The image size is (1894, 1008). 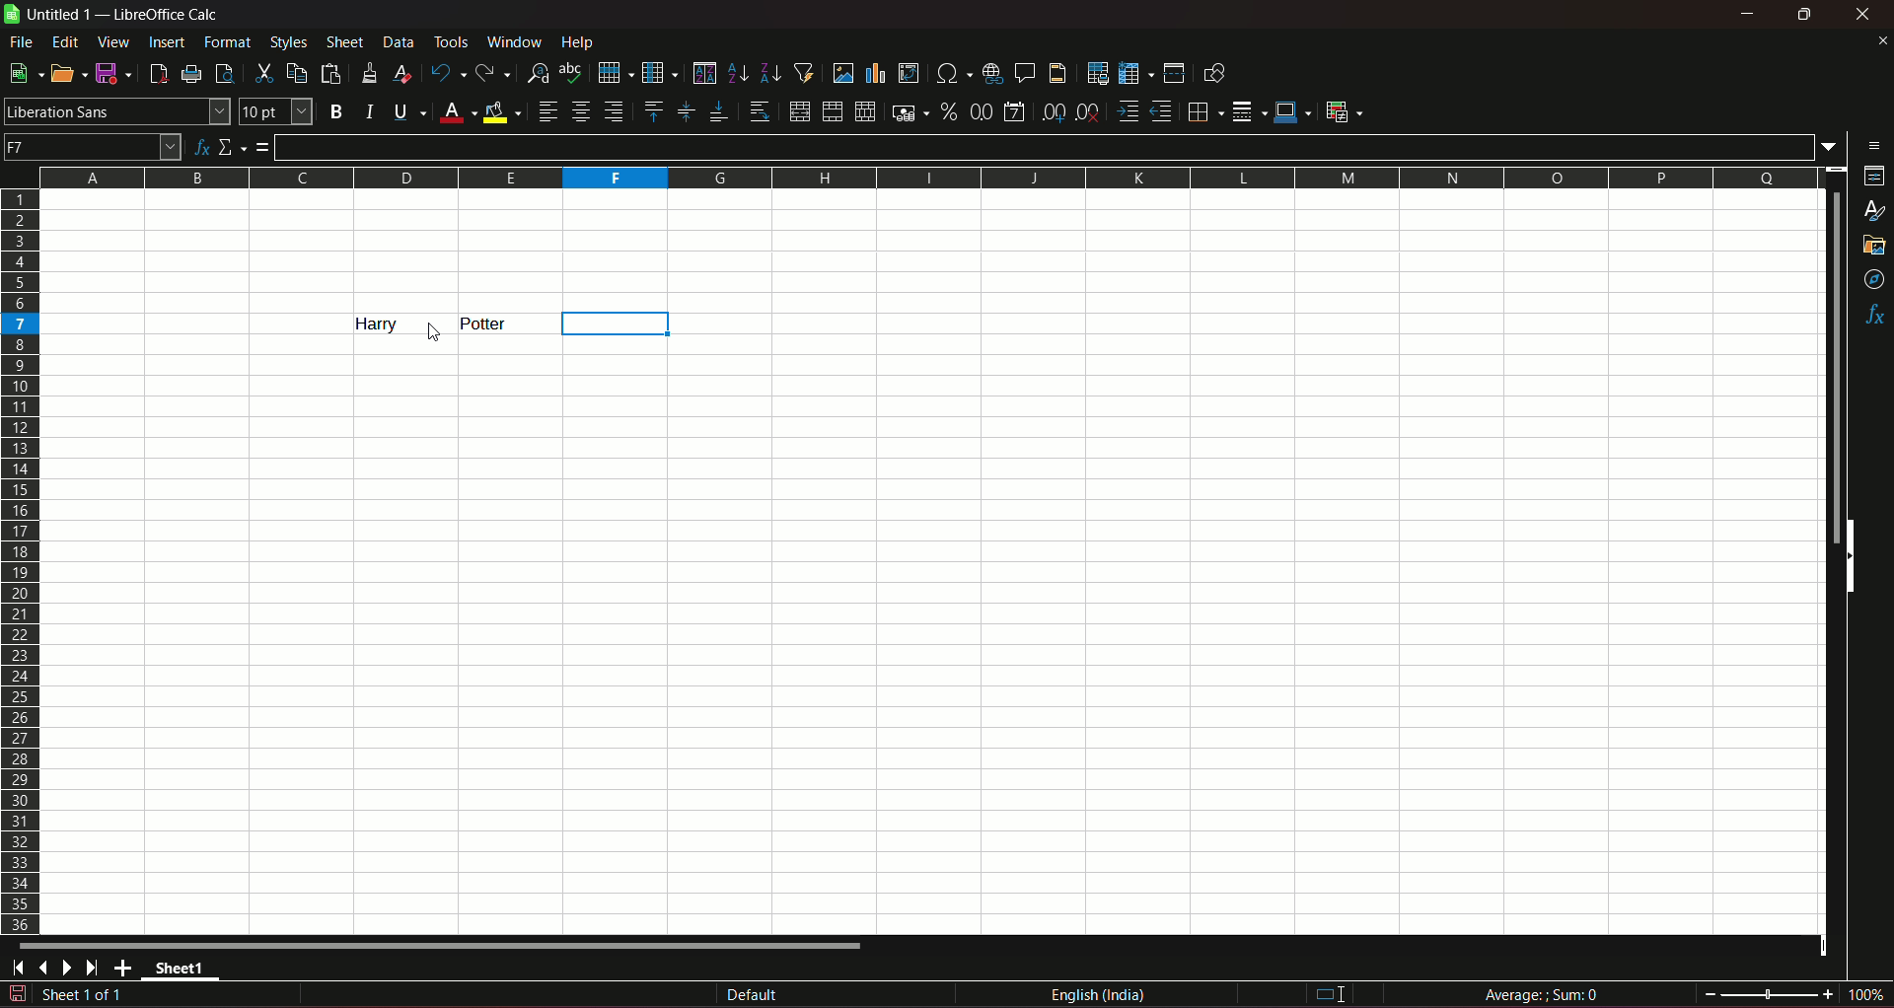 I want to click on sheet sequence, so click(x=84, y=997).